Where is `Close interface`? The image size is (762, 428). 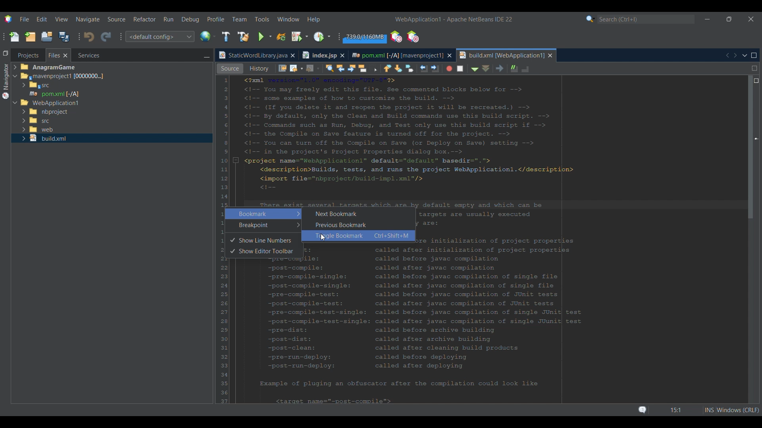
Close interface is located at coordinates (751, 19).